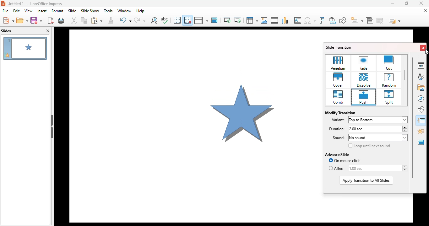 This screenshot has width=429, height=226. I want to click on close document, so click(426, 10).